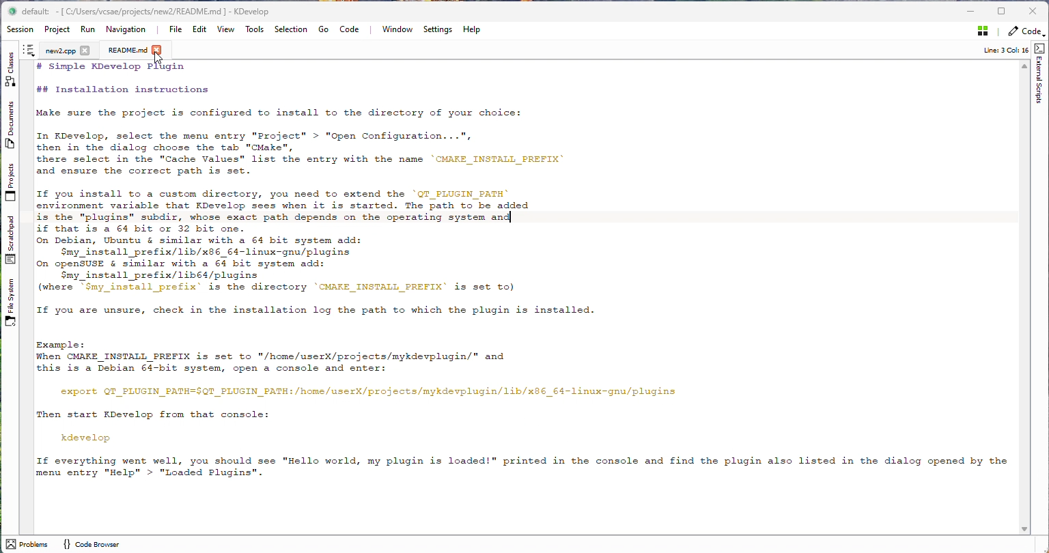  I want to click on New2.cpp, so click(57, 51).